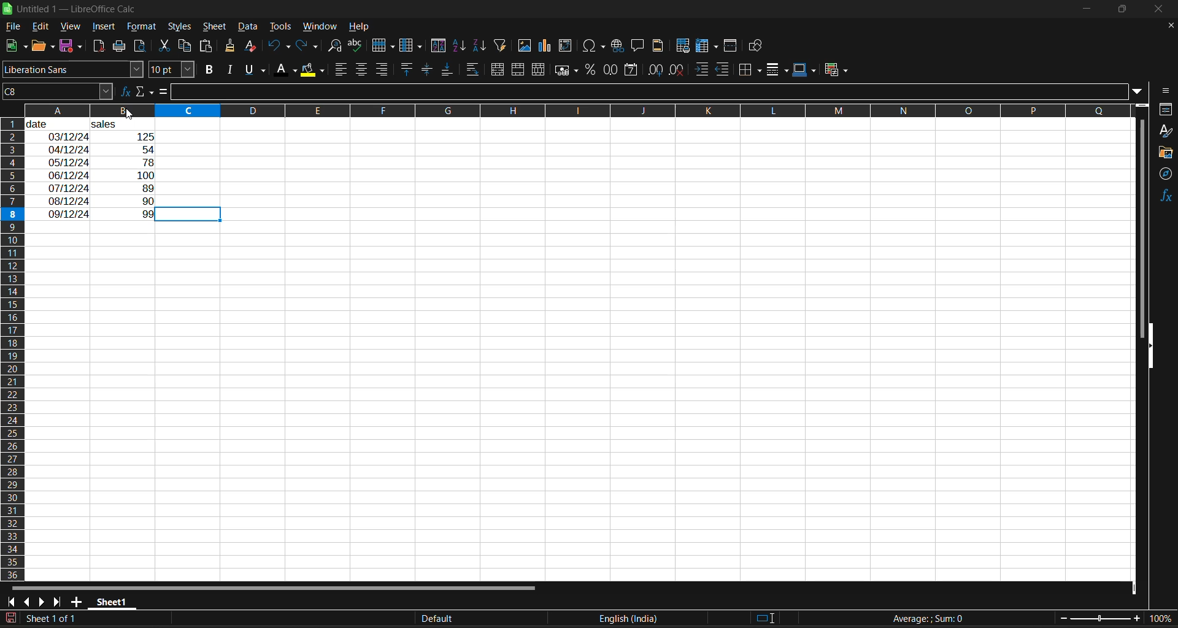  What do you see at coordinates (319, 28) in the screenshot?
I see `window` at bounding box center [319, 28].